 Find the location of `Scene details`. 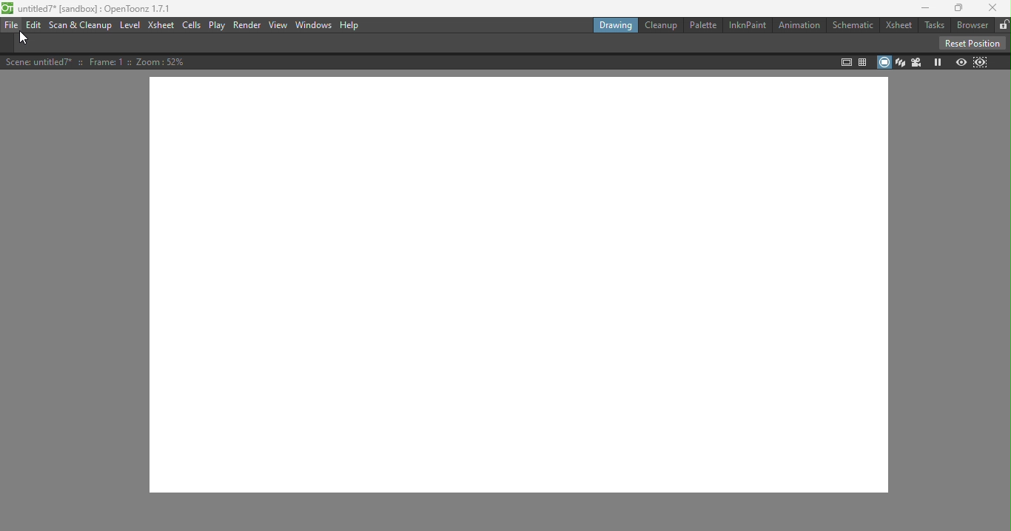

Scene details is located at coordinates (97, 61).